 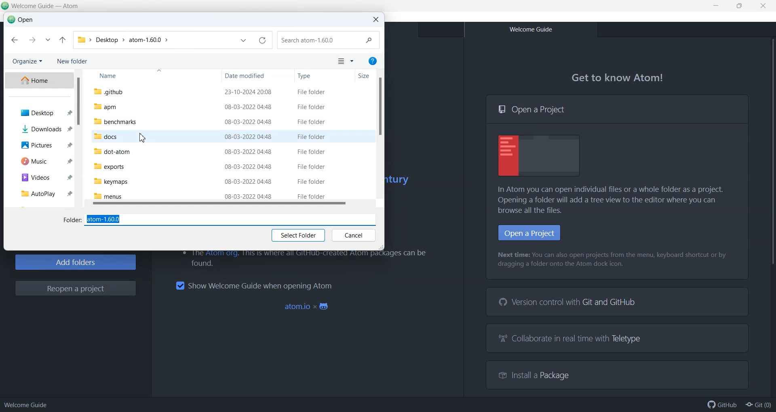 What do you see at coordinates (40, 145) in the screenshot?
I see `Picture` at bounding box center [40, 145].